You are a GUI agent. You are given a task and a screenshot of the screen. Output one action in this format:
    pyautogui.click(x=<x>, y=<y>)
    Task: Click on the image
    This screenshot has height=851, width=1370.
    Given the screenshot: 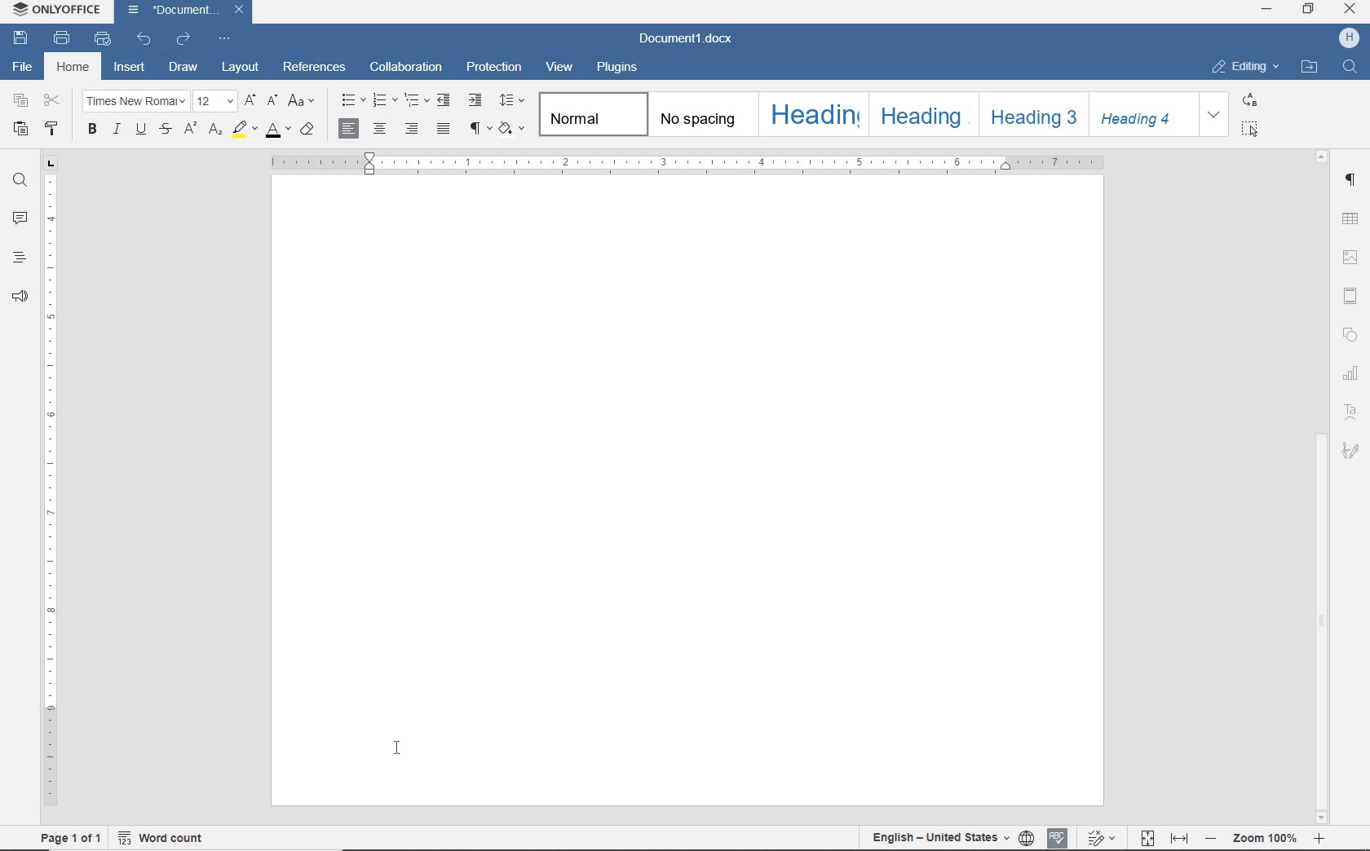 What is the action you would take?
    pyautogui.click(x=1351, y=254)
    